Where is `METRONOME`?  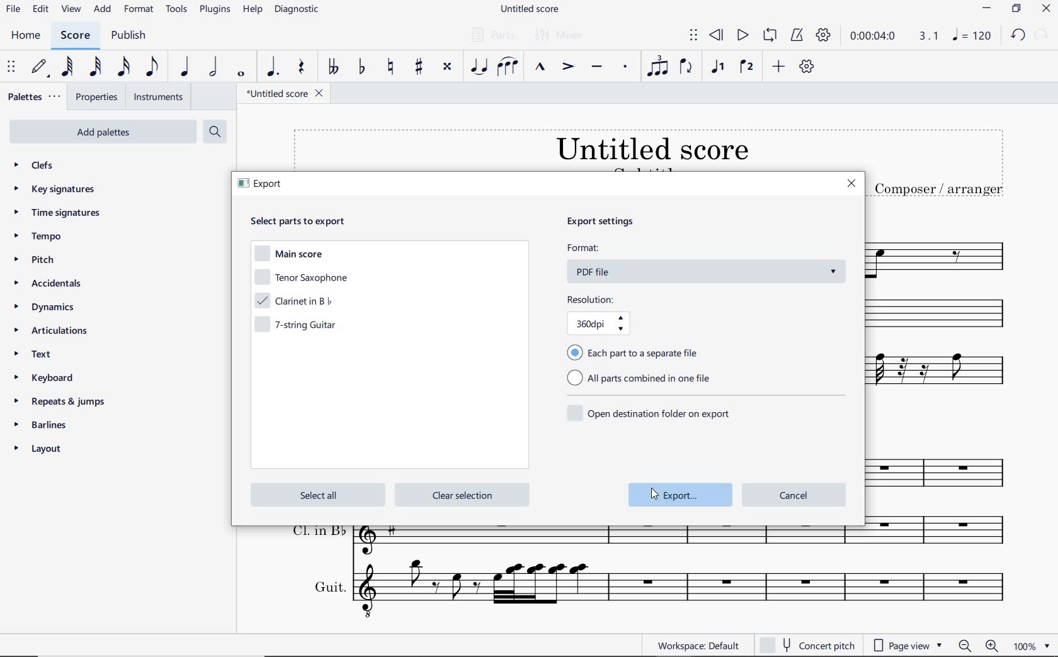
METRONOME is located at coordinates (799, 35).